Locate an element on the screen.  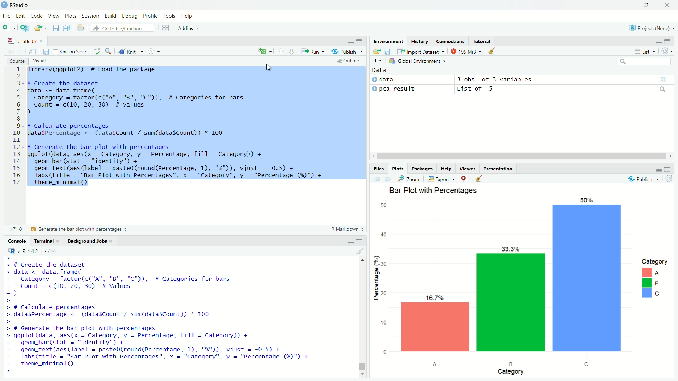
knit is located at coordinates (129, 51).